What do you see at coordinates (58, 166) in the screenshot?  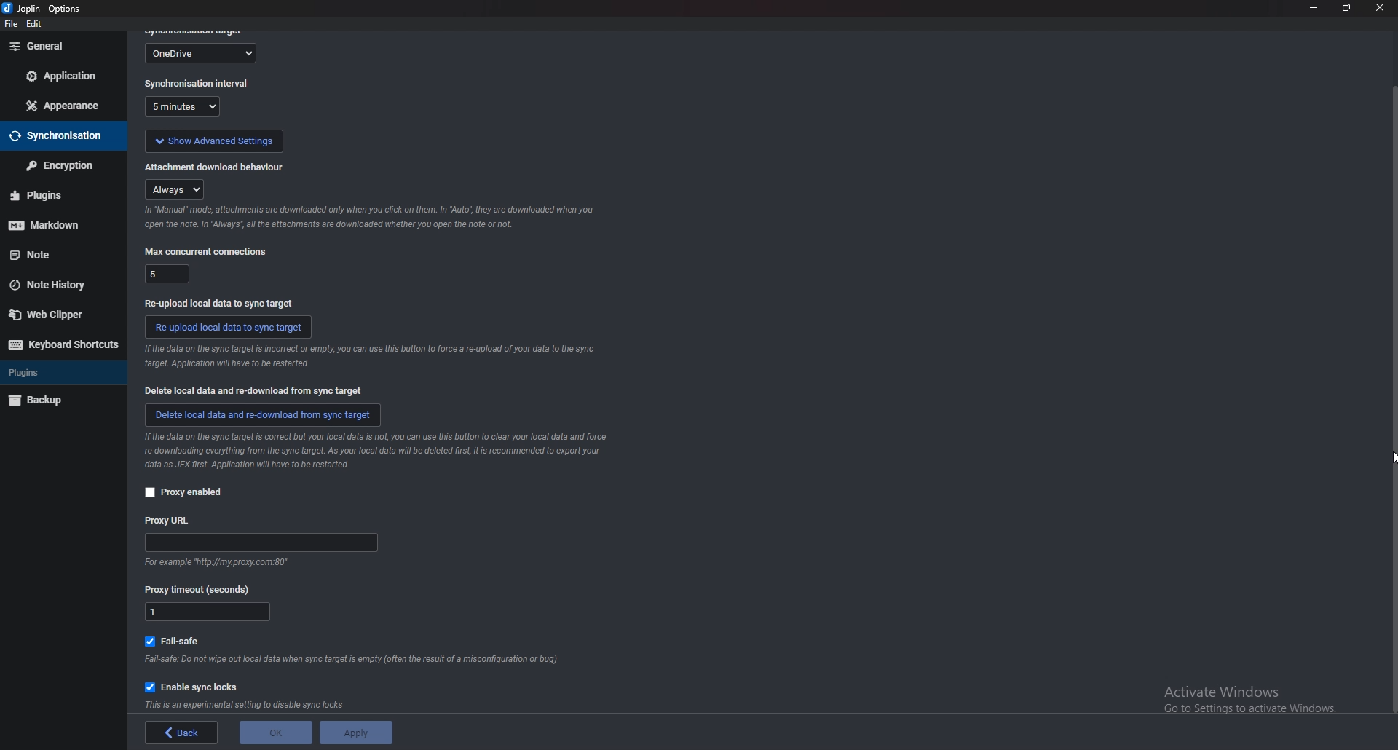 I see `encryption` at bounding box center [58, 166].